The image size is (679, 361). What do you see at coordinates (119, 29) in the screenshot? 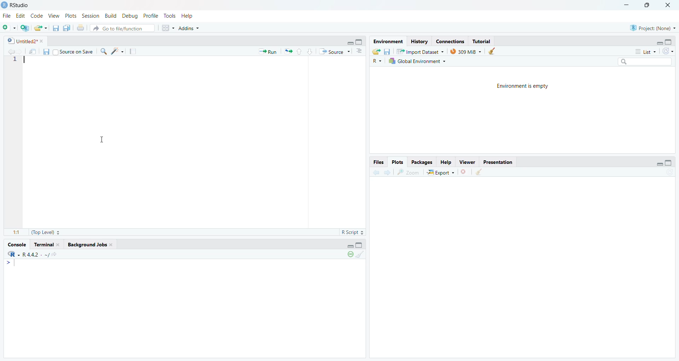
I see `Go to file/function` at bounding box center [119, 29].